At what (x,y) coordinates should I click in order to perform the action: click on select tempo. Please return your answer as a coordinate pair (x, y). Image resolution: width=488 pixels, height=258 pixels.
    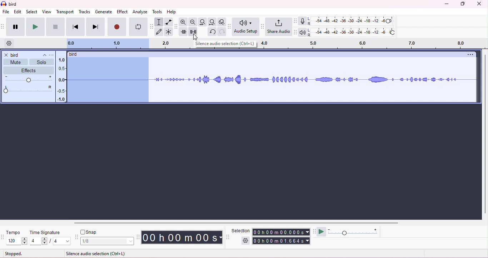
    Looking at the image, I should click on (17, 242).